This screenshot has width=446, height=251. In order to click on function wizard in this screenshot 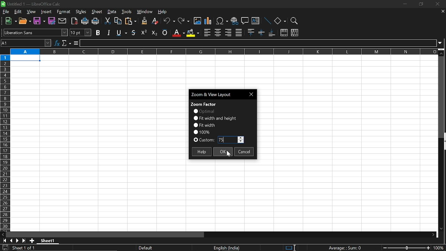, I will do `click(57, 42)`.